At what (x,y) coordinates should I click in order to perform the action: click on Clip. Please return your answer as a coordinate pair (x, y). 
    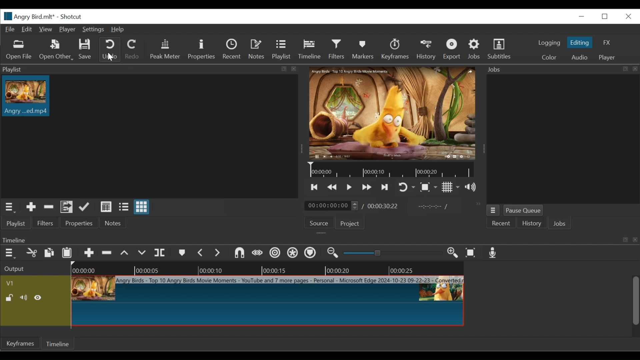
    Looking at the image, I should click on (268, 300).